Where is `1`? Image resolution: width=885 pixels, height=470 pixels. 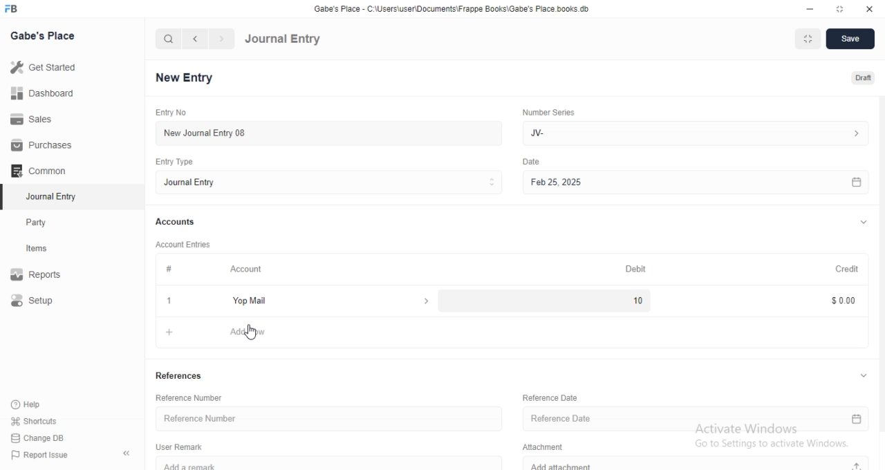 1 is located at coordinates (169, 301).